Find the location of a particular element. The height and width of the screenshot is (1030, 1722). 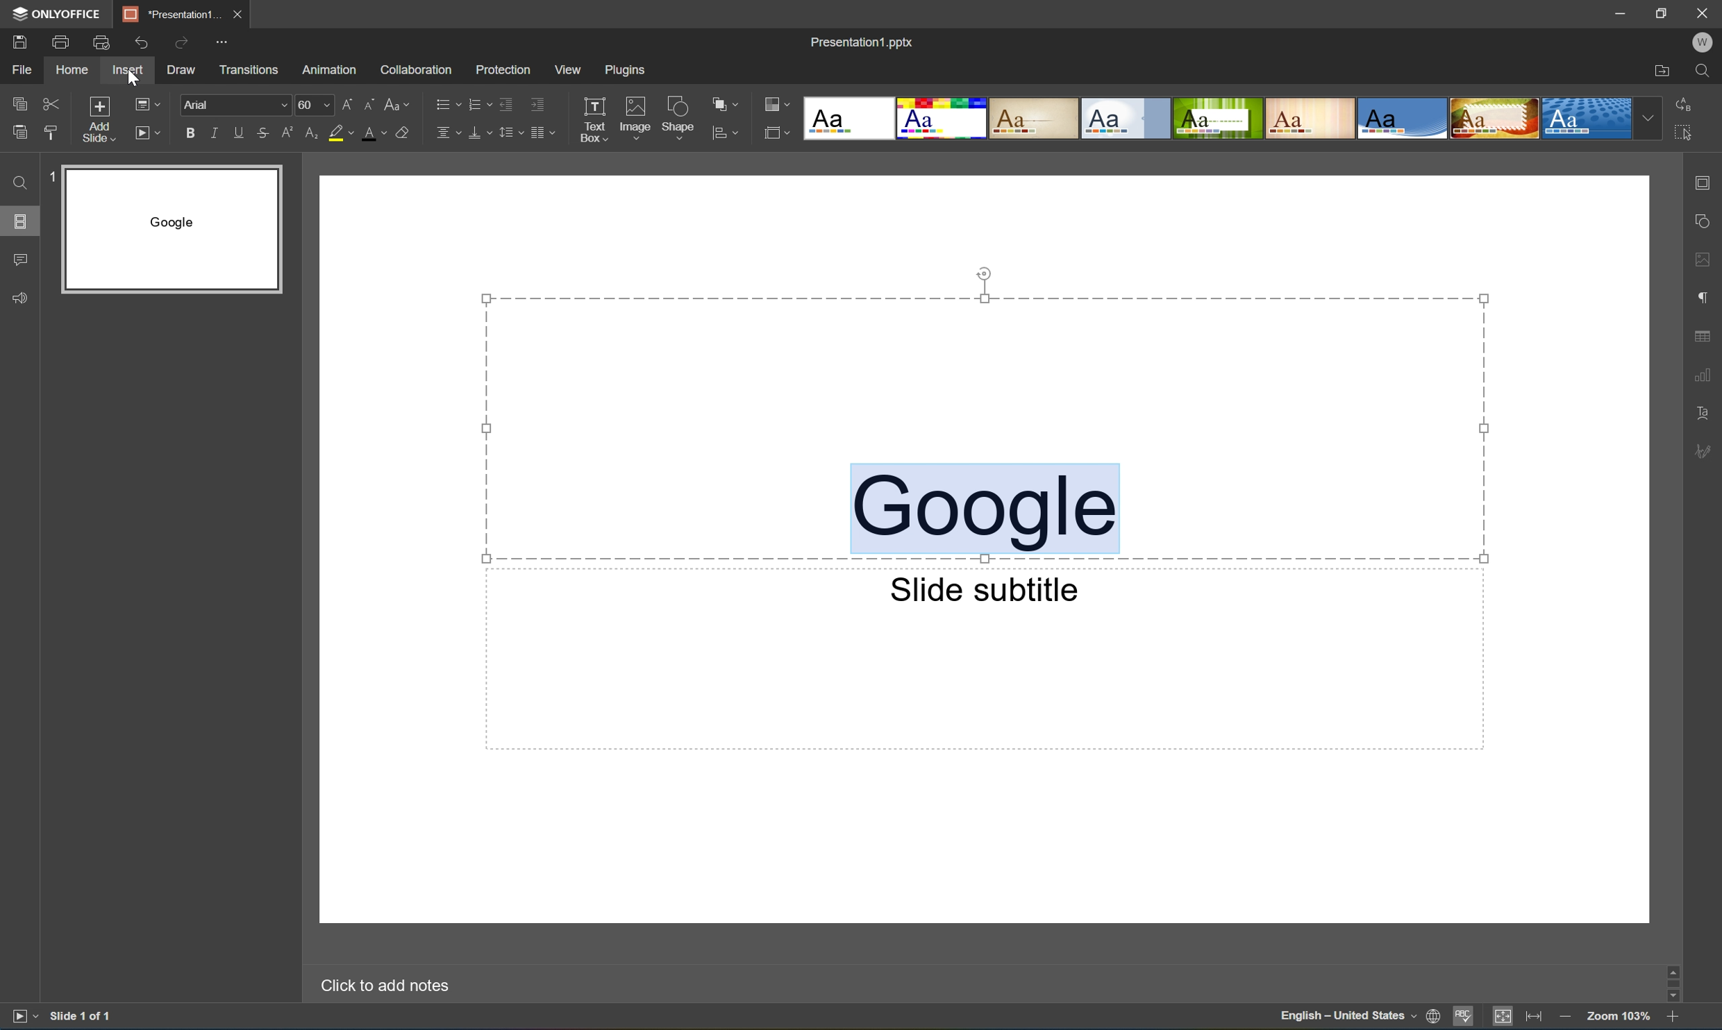

Draw is located at coordinates (181, 70).